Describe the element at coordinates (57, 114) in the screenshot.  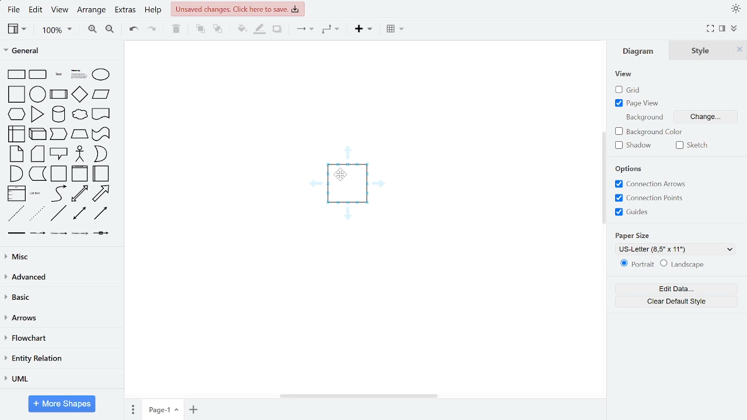
I see `general shapes` at that location.